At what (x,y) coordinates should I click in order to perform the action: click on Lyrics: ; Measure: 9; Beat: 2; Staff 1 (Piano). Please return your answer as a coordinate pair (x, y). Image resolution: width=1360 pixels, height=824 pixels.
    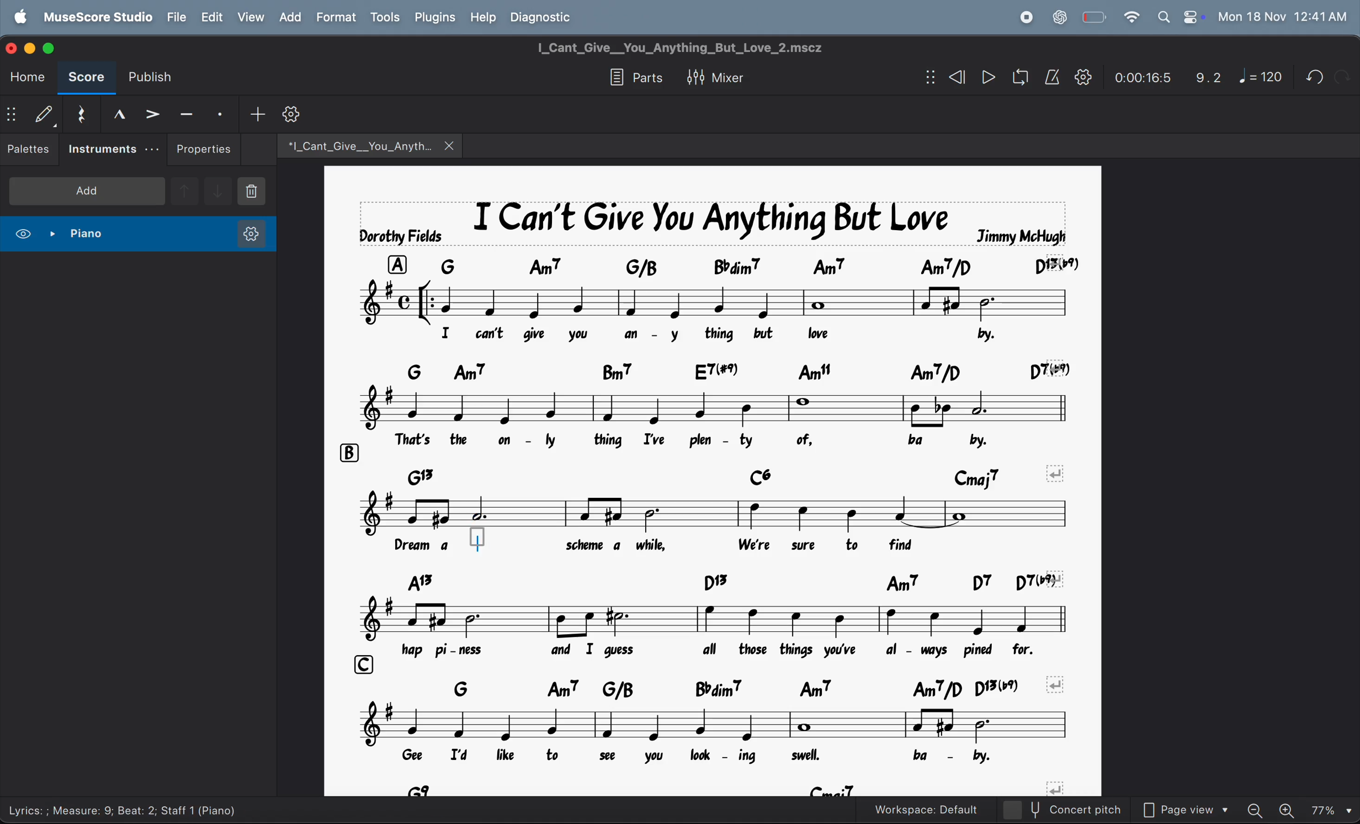
    Looking at the image, I should click on (123, 808).